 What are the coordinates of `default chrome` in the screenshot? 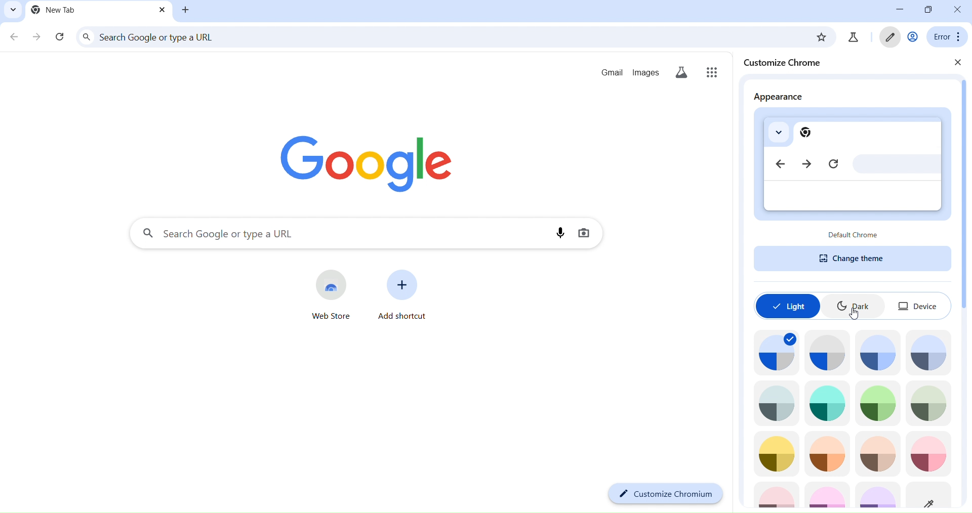 It's located at (855, 235).